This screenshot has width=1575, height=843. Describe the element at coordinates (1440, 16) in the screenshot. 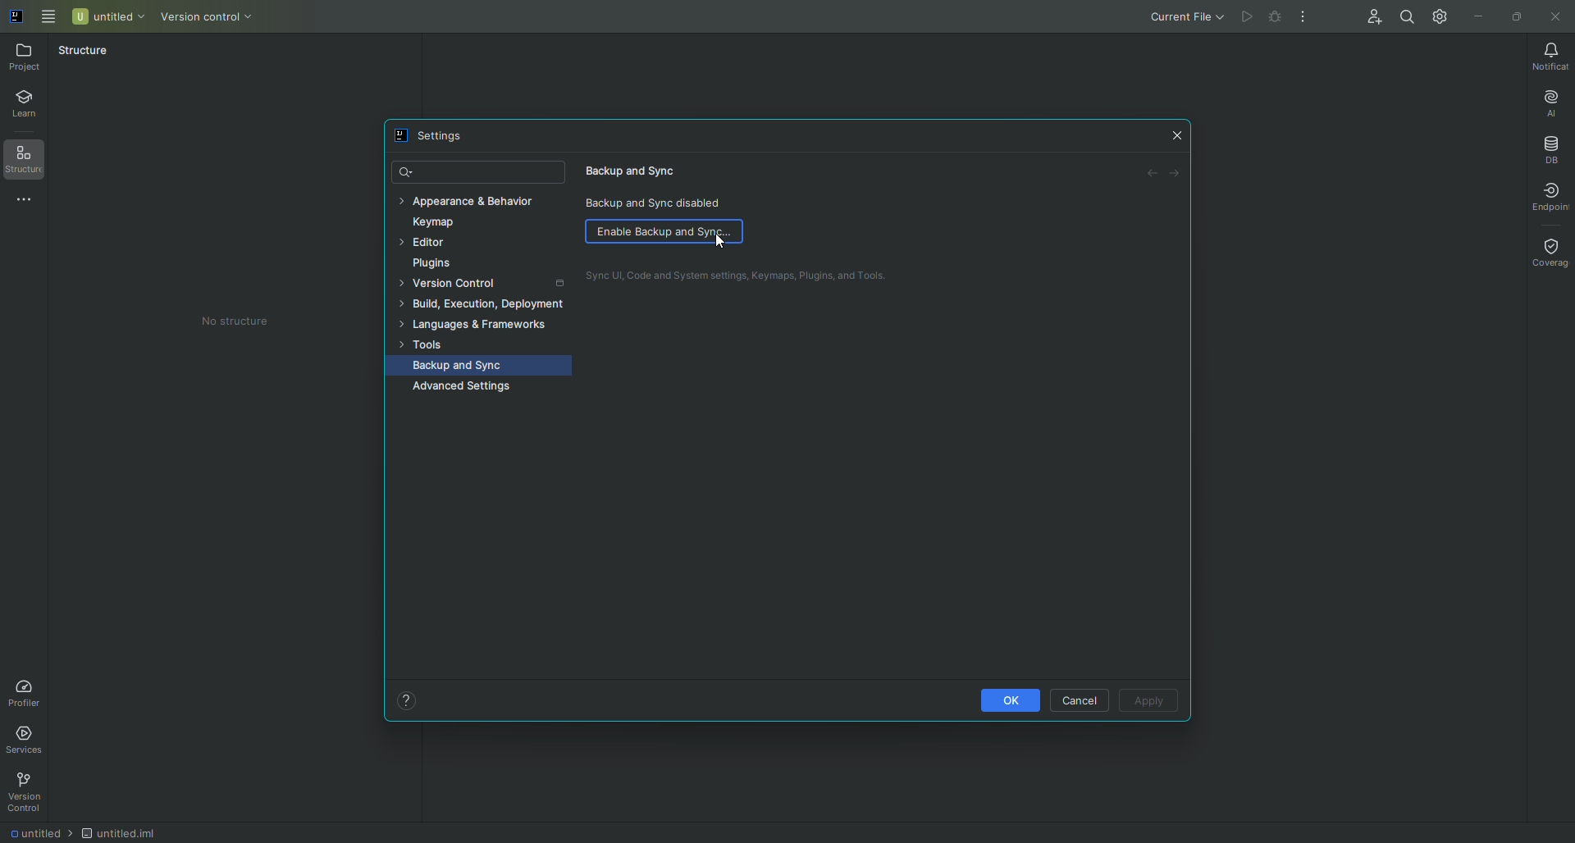

I see `Updates and Settings` at that location.